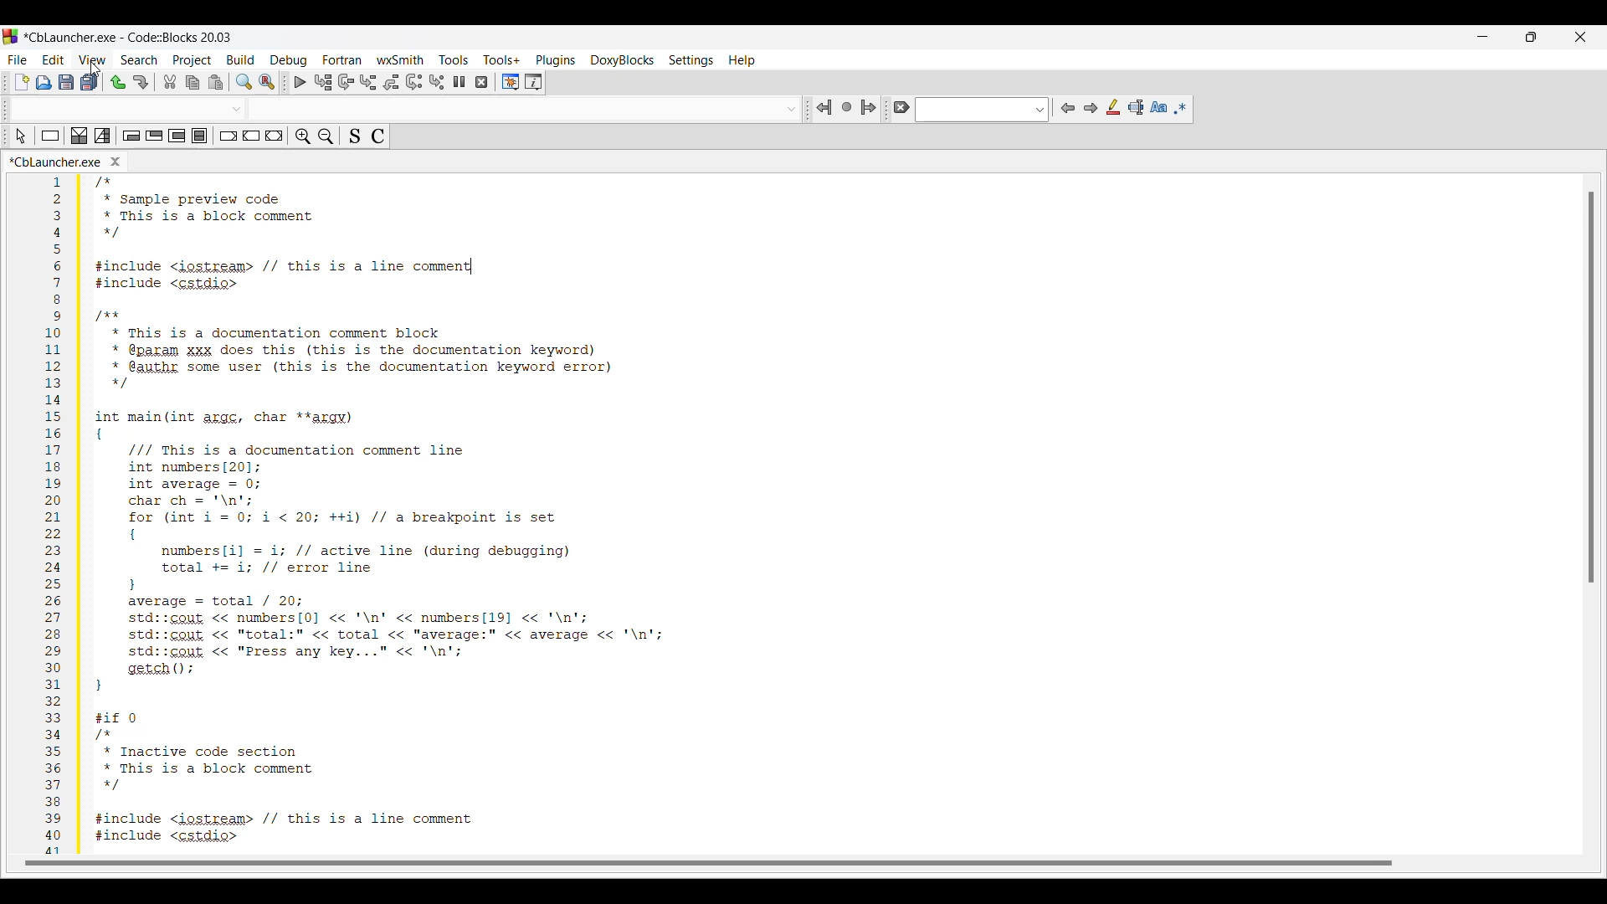 The width and height of the screenshot is (1607, 904). I want to click on Entry condition loop, so click(131, 136).